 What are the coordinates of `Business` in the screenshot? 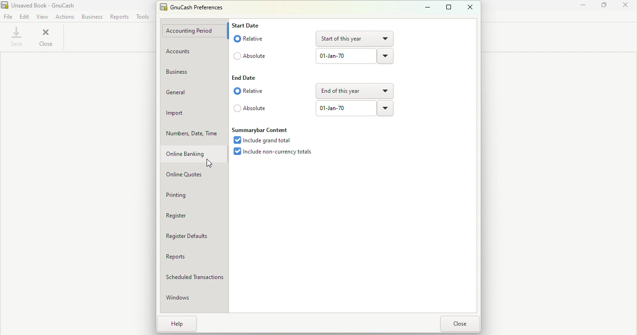 It's located at (187, 72).